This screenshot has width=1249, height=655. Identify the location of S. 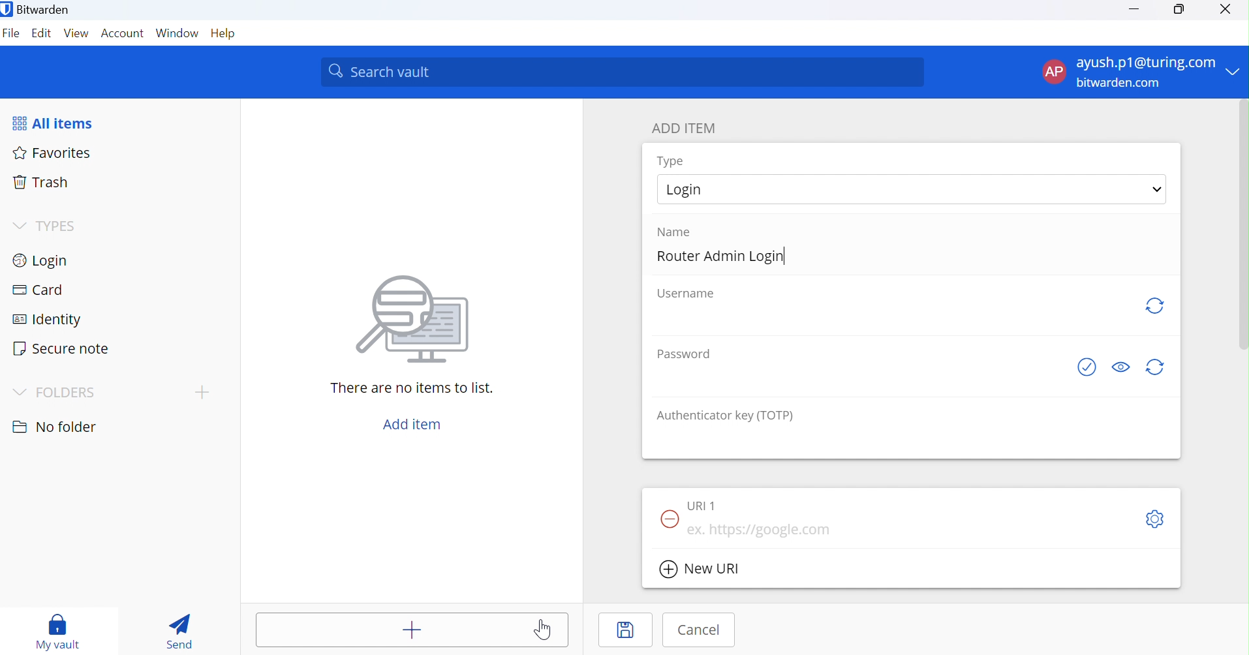
(1154, 521).